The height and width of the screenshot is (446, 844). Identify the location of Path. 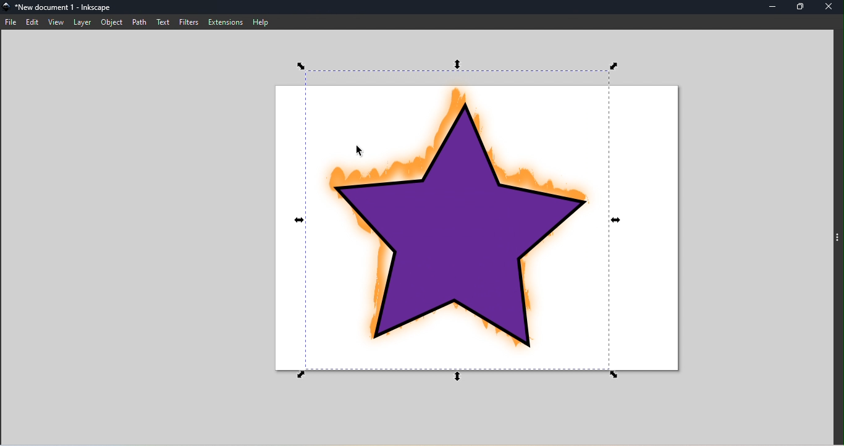
(139, 22).